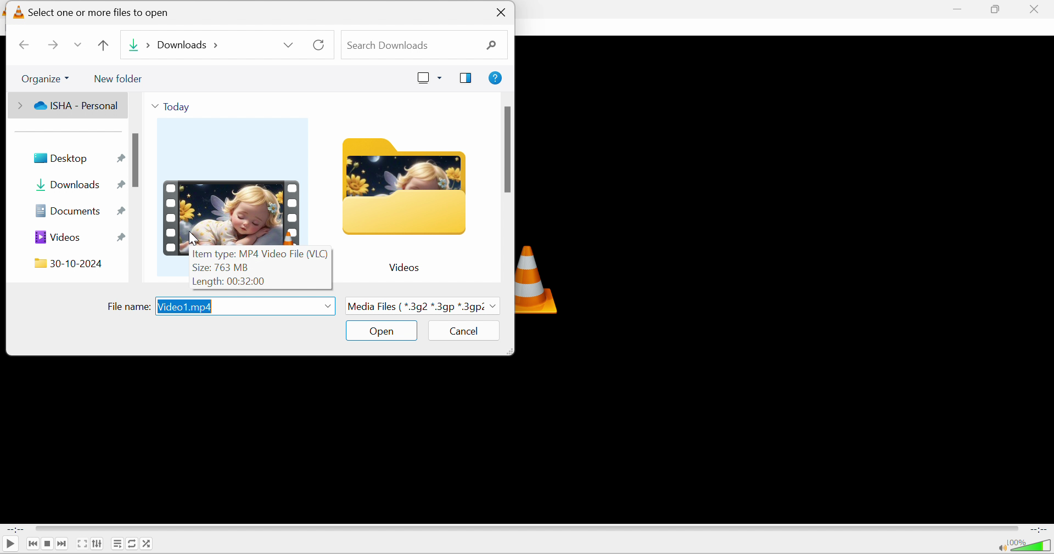  I want to click on Organize, so click(47, 80).